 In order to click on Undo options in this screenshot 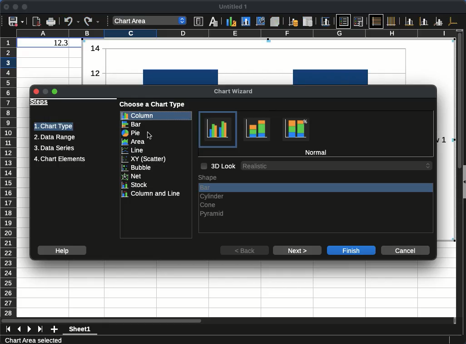, I will do `click(72, 21)`.